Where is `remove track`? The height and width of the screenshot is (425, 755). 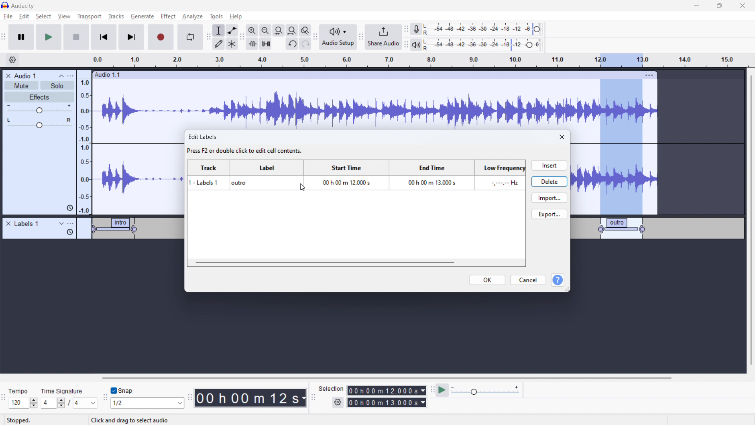 remove track is located at coordinates (8, 76).